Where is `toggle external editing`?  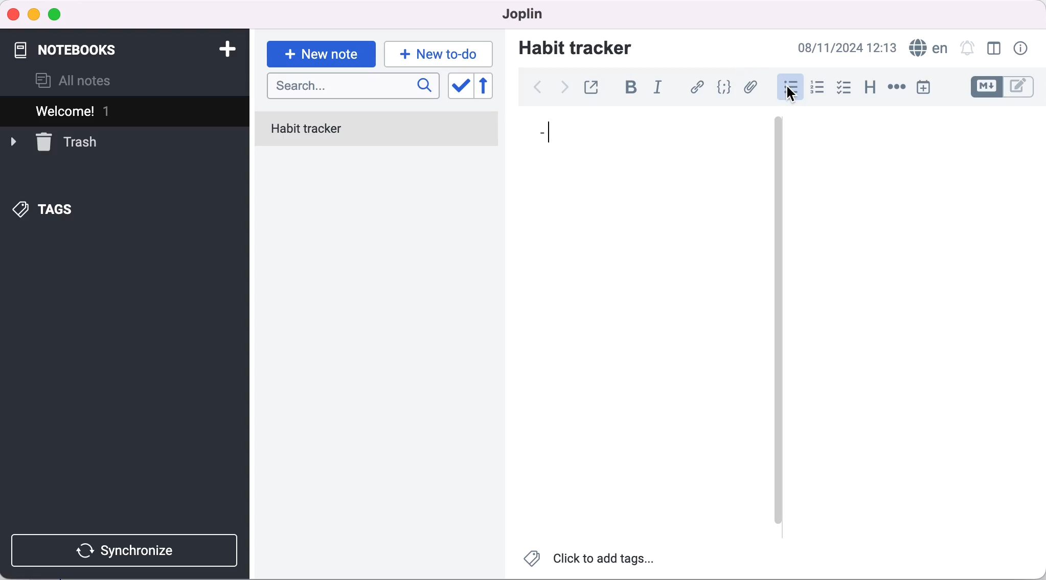 toggle external editing is located at coordinates (594, 86).